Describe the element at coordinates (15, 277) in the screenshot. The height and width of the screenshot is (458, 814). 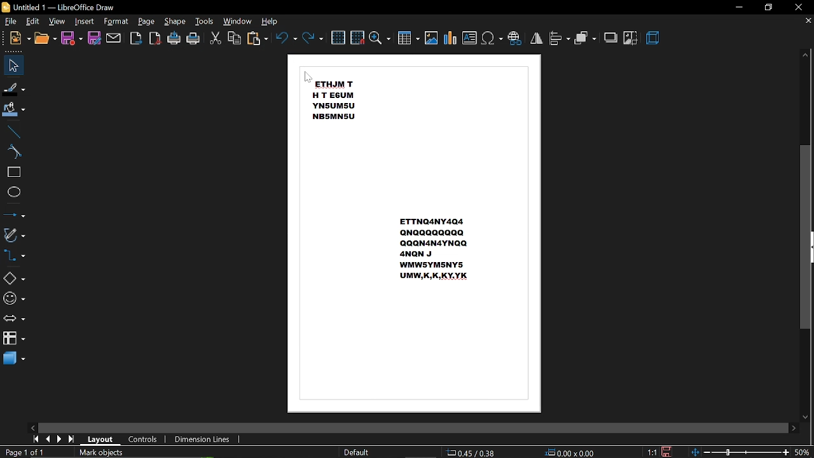
I see `basic shapes` at that location.